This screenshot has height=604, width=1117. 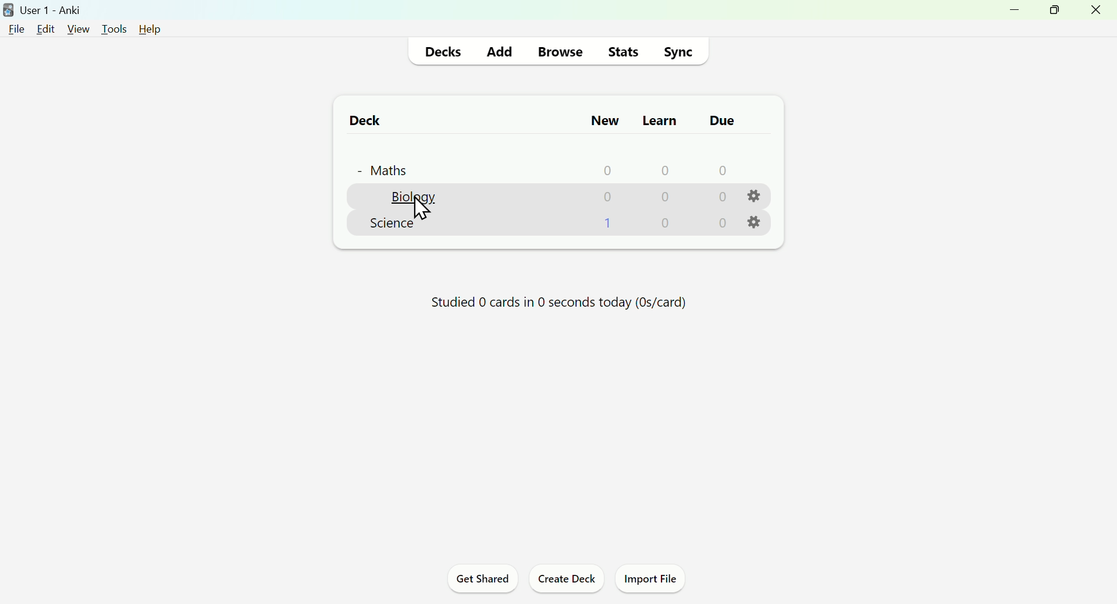 What do you see at coordinates (146, 28) in the screenshot?
I see `Help` at bounding box center [146, 28].